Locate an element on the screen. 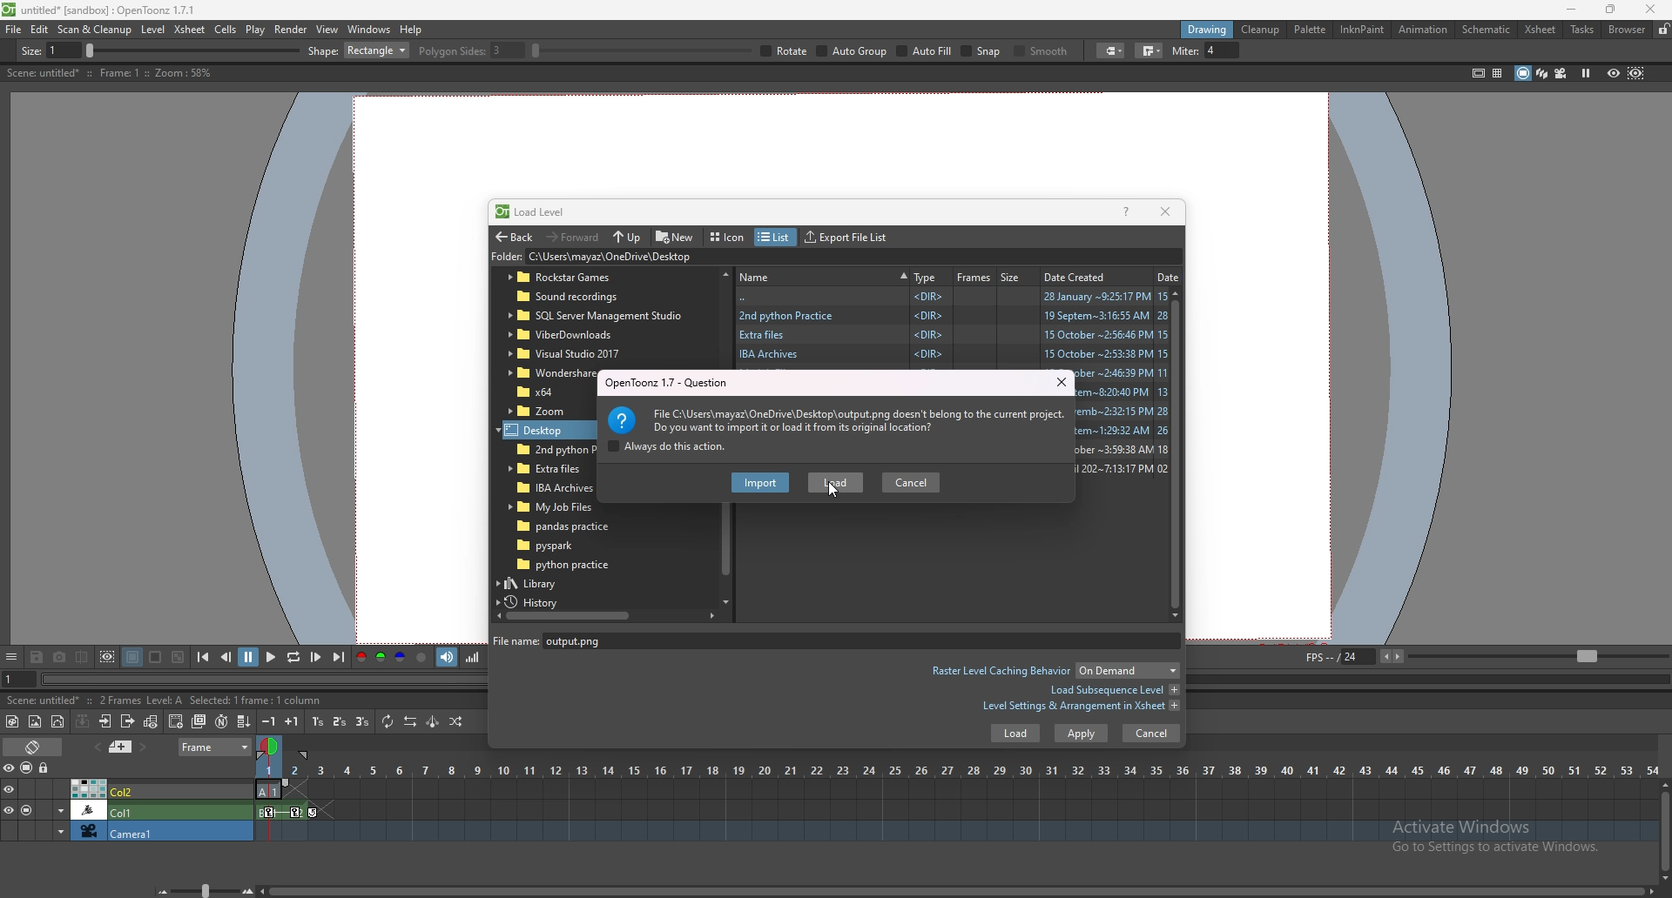 This screenshot has width=1672, height=898. folder is located at coordinates (541, 392).